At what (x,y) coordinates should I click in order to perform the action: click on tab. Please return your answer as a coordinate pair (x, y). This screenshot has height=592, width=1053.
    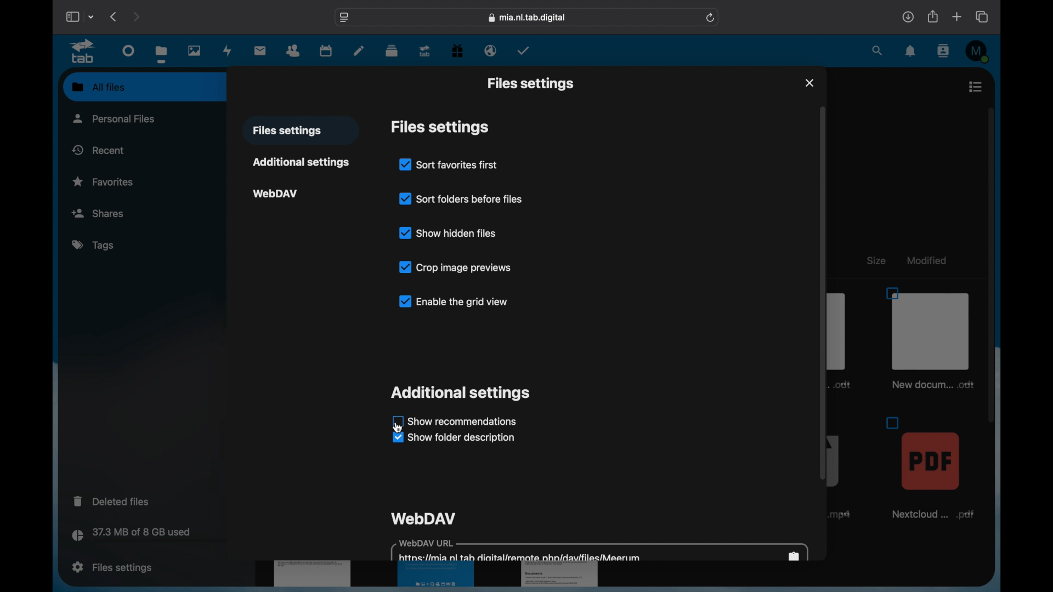
    Looking at the image, I should click on (83, 52).